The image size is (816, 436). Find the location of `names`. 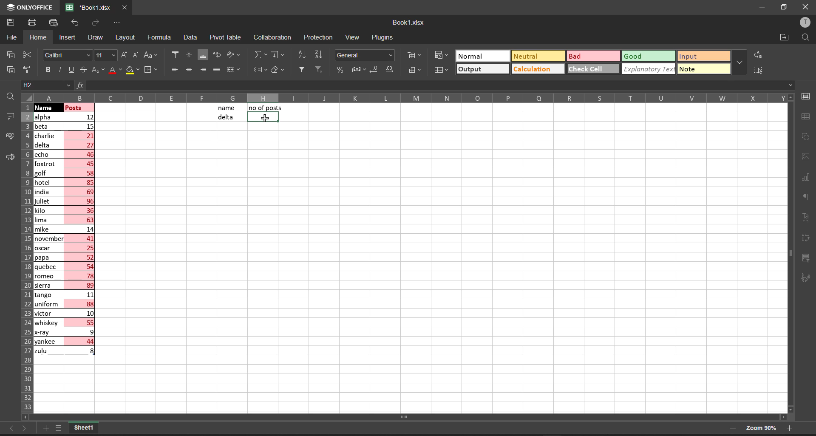

names is located at coordinates (47, 234).